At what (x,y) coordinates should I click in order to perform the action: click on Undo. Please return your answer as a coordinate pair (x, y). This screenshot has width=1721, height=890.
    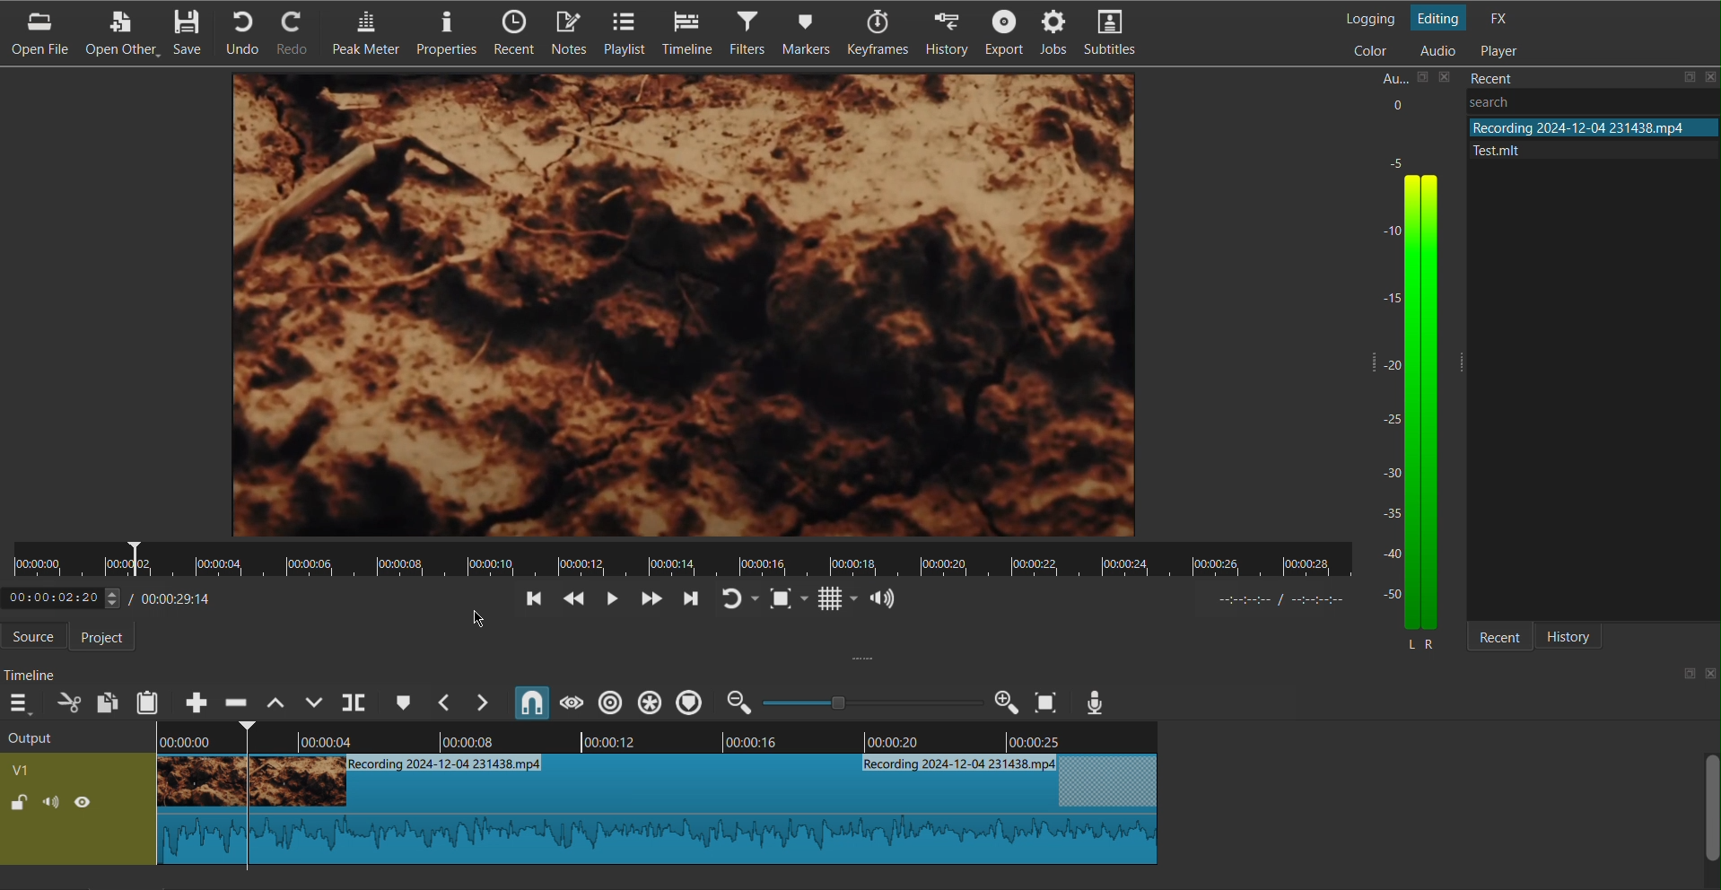
    Looking at the image, I should click on (247, 31).